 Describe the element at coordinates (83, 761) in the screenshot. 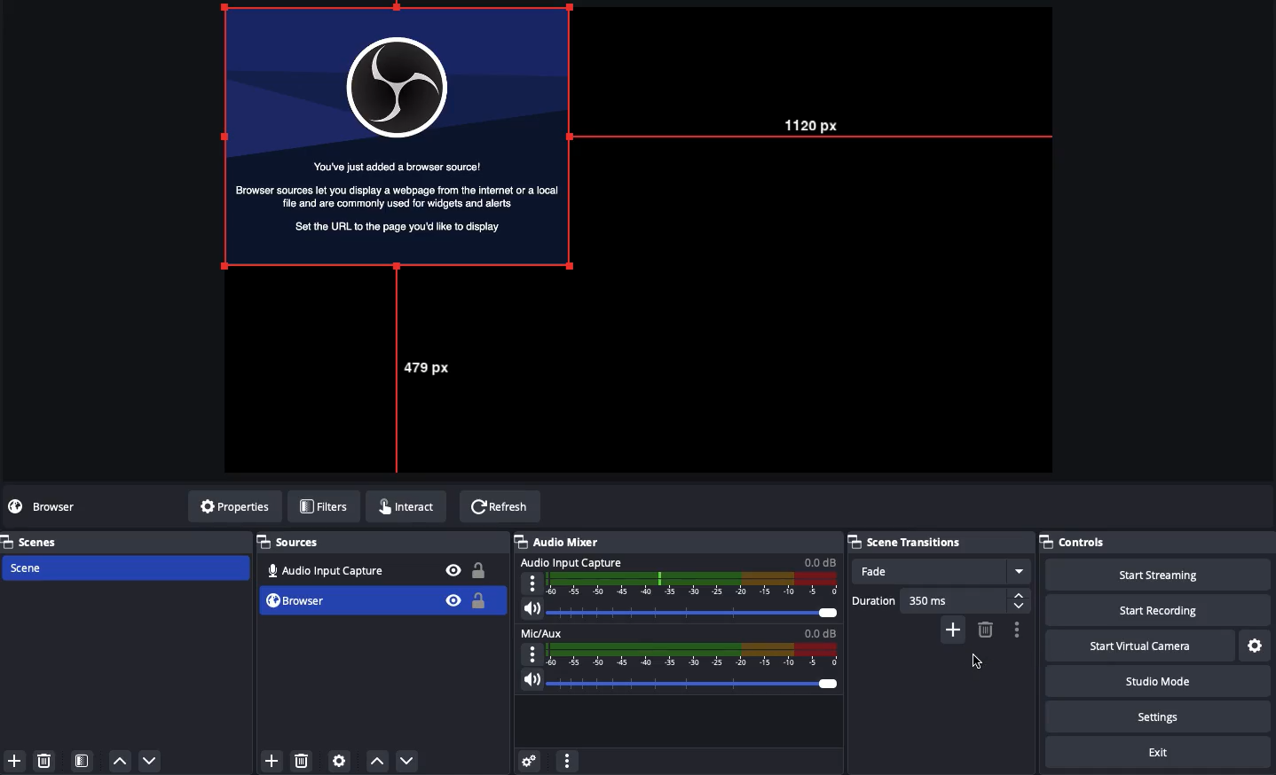

I see `Scene filter` at that location.